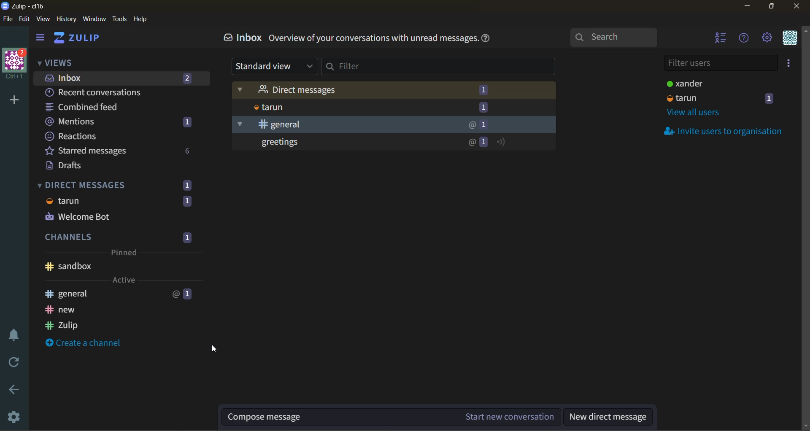 This screenshot has width=810, height=431. Describe the element at coordinates (119, 309) in the screenshot. I see `new` at that location.